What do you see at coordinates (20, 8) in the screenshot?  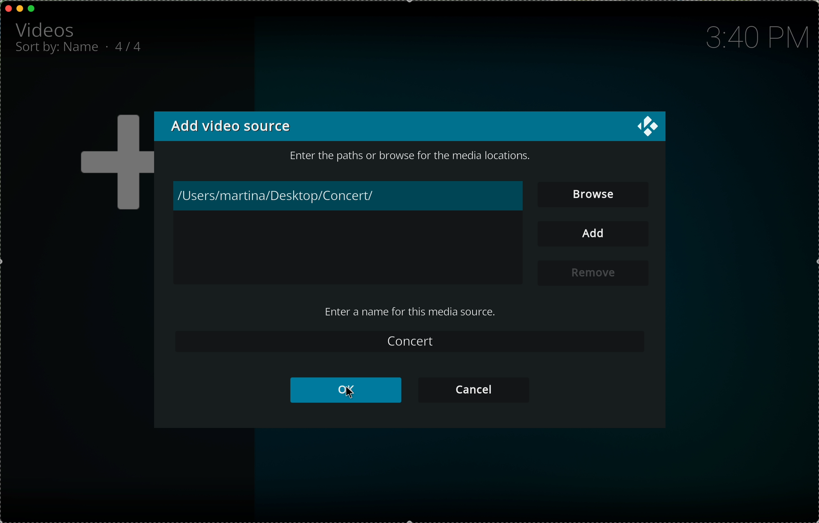 I see `minimise` at bounding box center [20, 8].